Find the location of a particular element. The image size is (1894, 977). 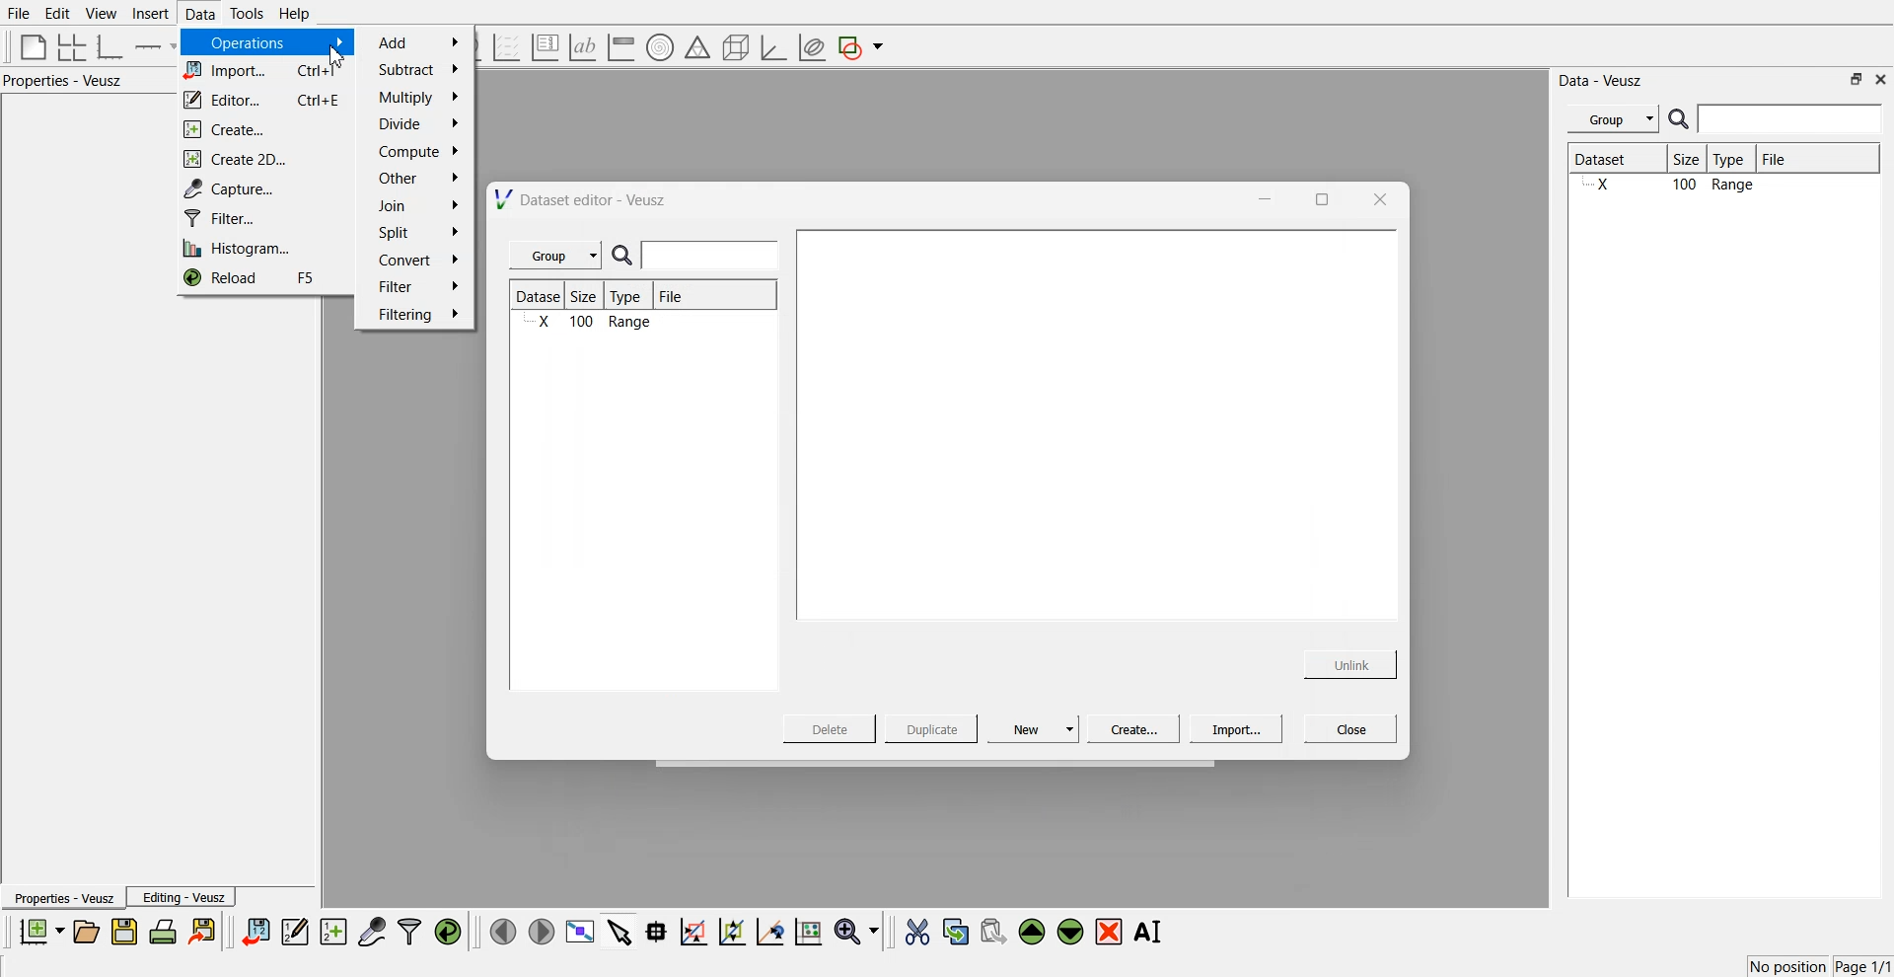

Convert is located at coordinates (416, 260).